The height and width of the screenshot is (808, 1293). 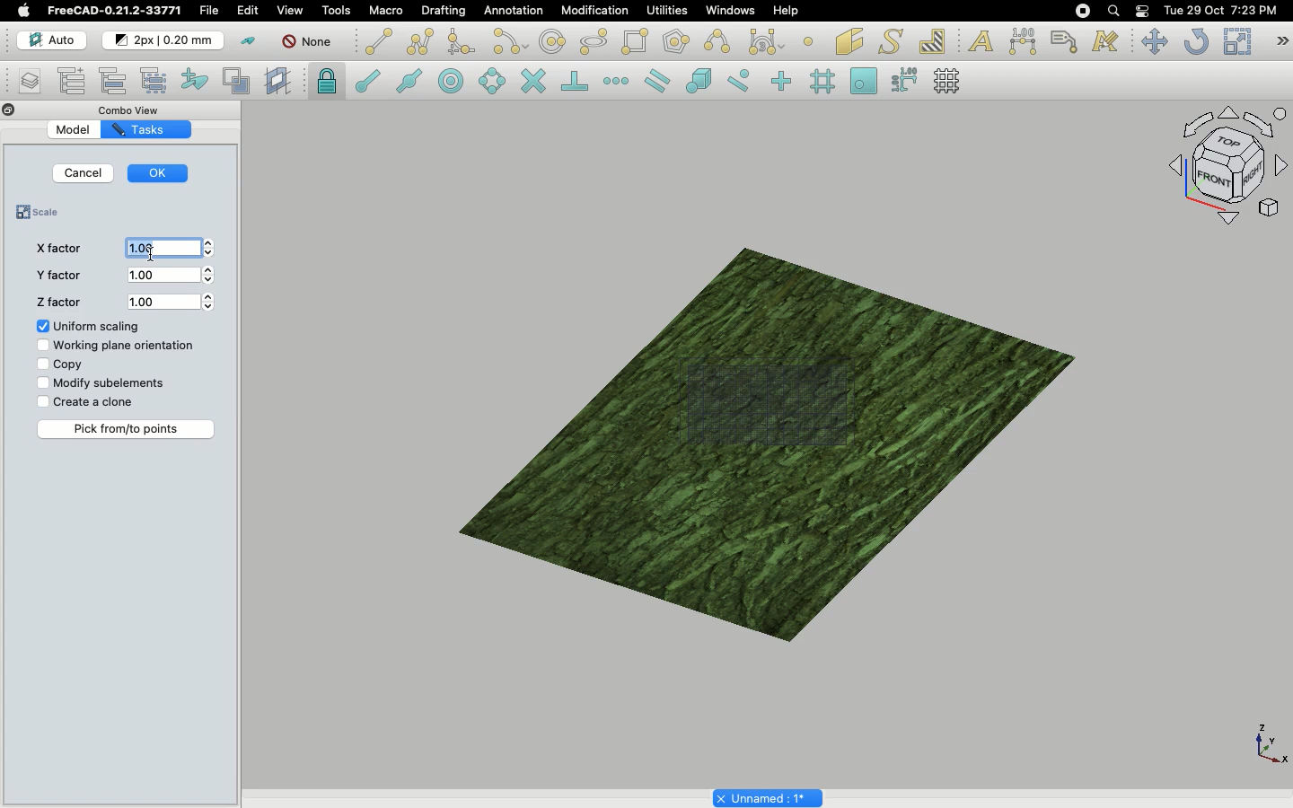 I want to click on Shape from text, so click(x=889, y=41).